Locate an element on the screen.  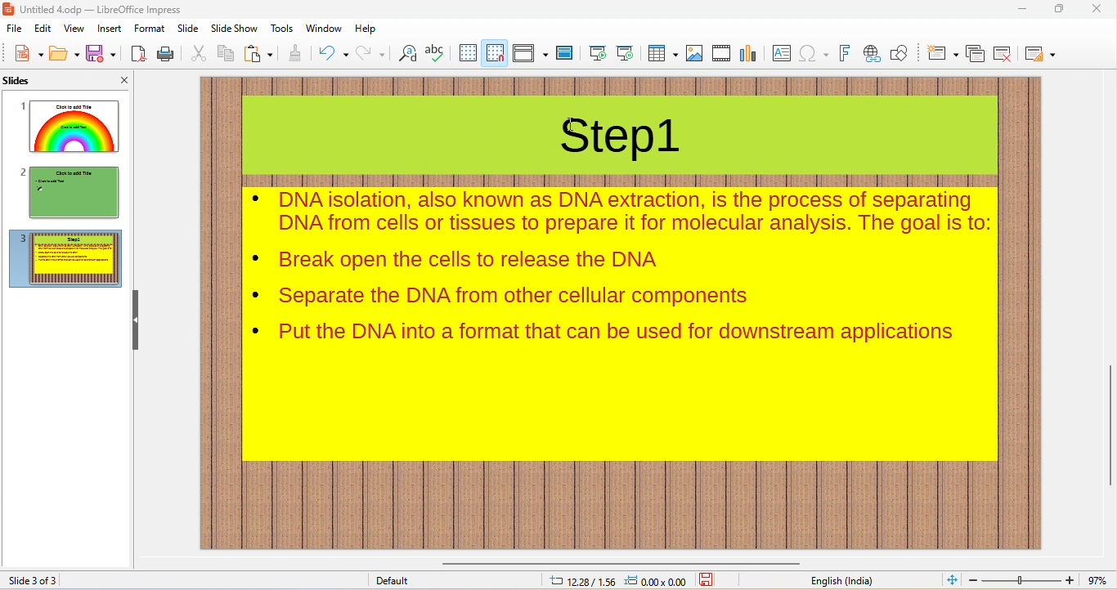
spelling is located at coordinates (437, 52).